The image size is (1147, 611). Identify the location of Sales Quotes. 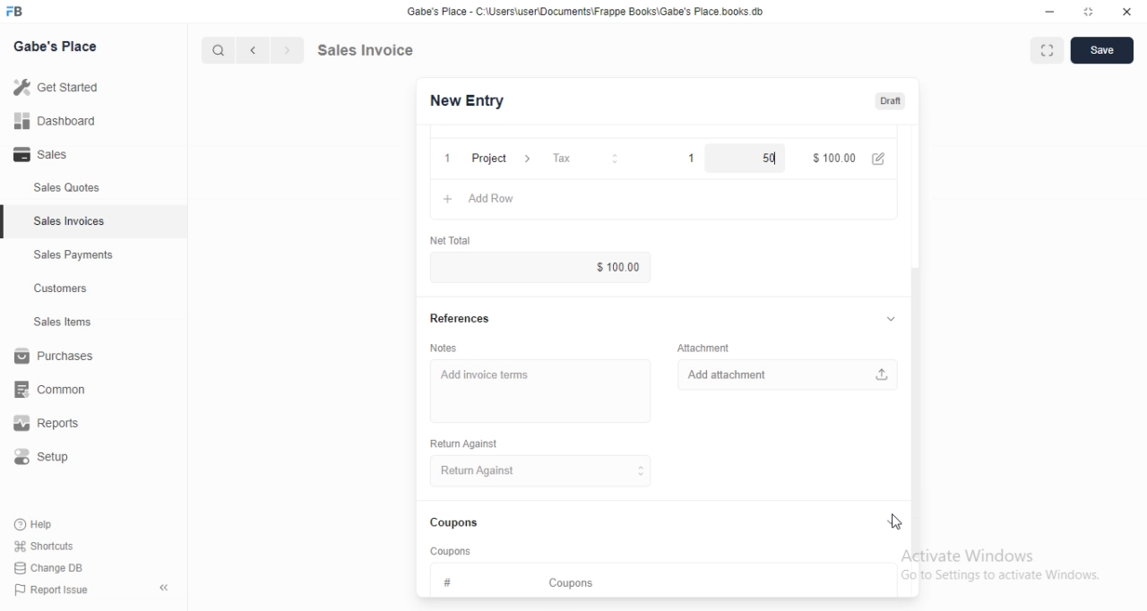
(57, 188).